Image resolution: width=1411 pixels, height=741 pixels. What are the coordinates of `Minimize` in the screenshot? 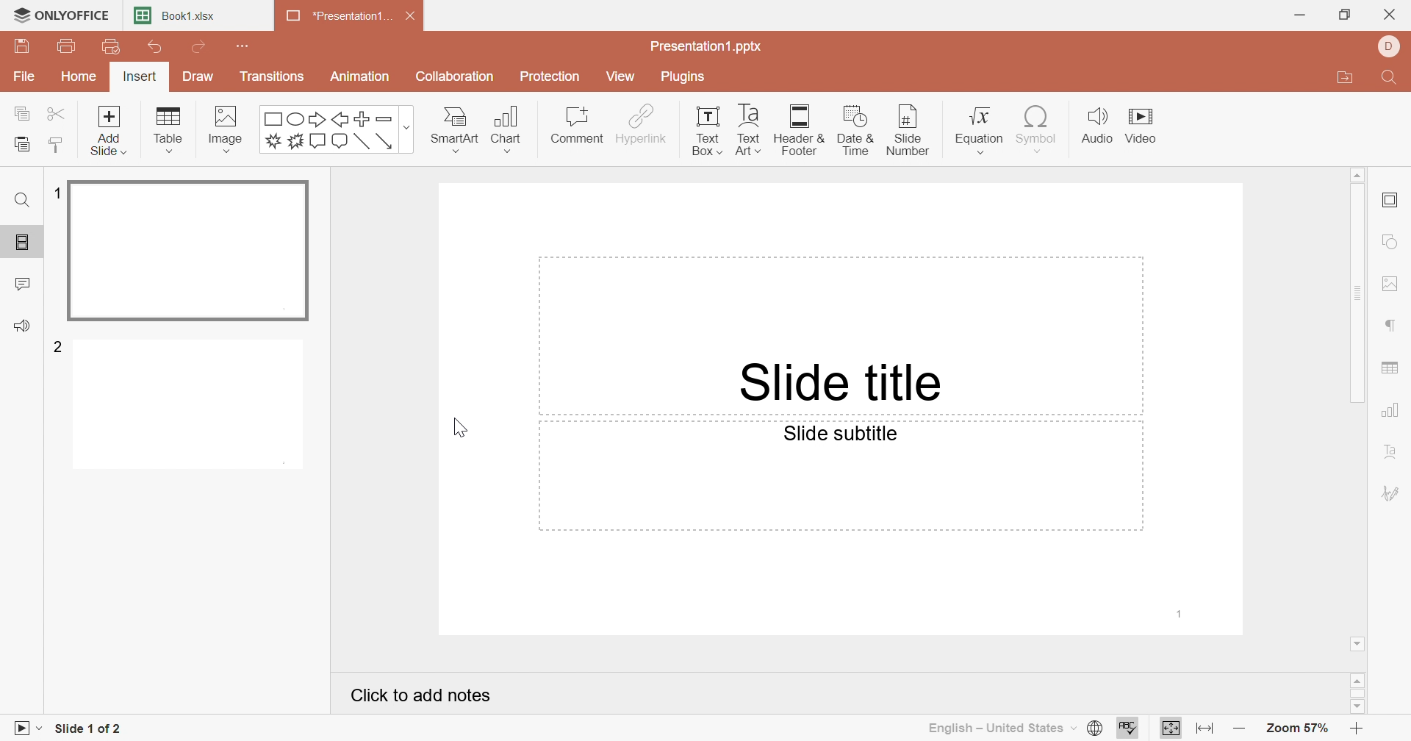 It's located at (1300, 15).